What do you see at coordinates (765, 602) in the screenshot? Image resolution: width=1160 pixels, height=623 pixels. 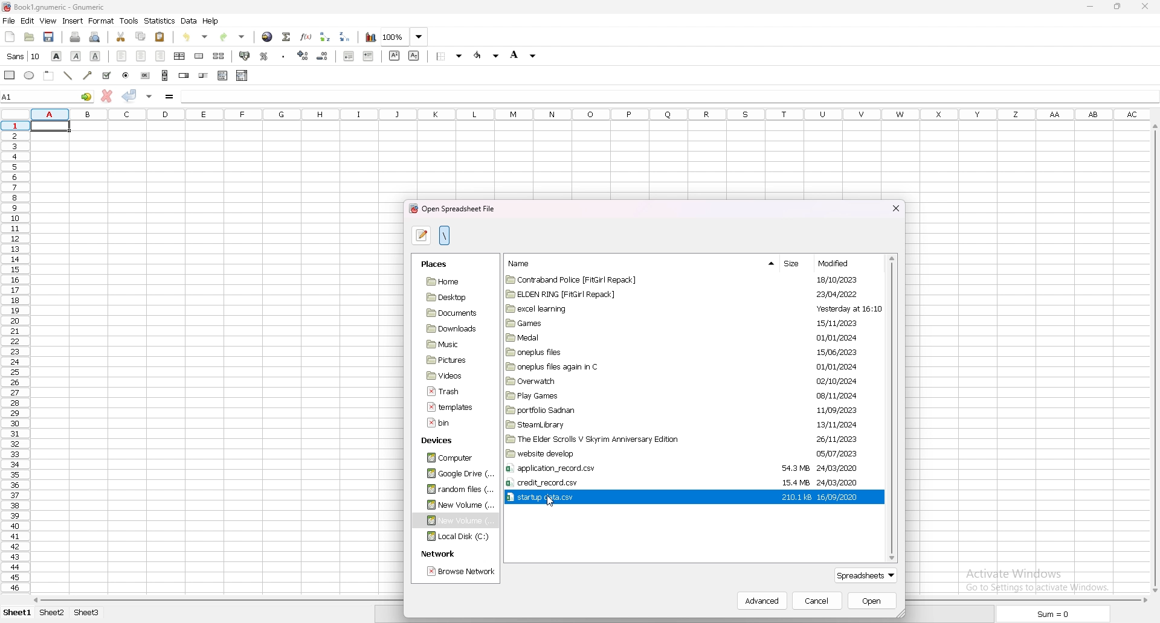 I see `advanced` at bounding box center [765, 602].